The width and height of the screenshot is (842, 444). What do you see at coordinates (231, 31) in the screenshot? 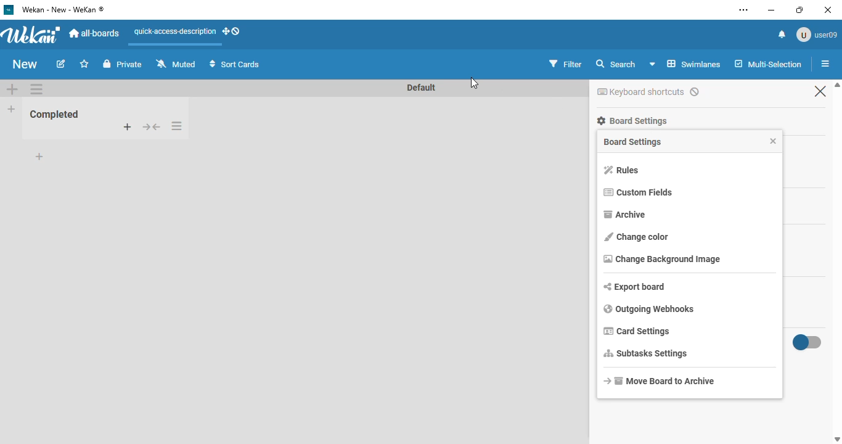
I see `show-desktop-drag-handles` at bounding box center [231, 31].